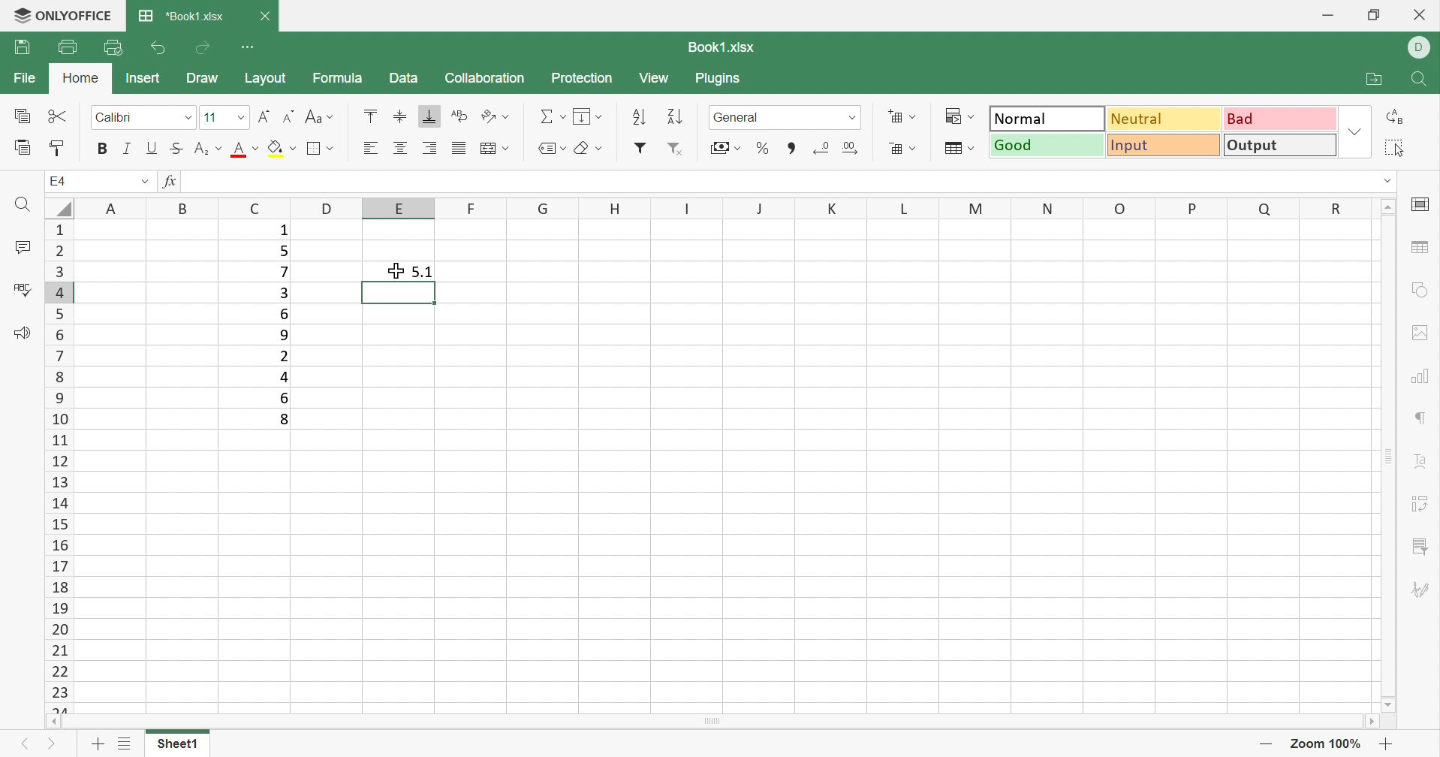 The width and height of the screenshot is (1440, 757). I want to click on Comma style, so click(793, 149).